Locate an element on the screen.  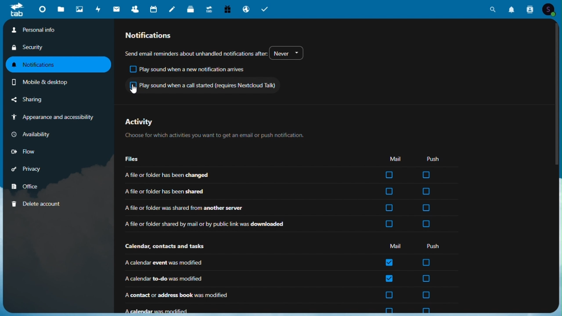
check box is located at coordinates (426, 278).